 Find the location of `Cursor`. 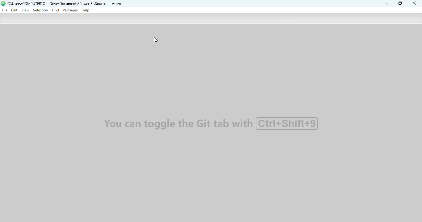

Cursor is located at coordinates (156, 40).